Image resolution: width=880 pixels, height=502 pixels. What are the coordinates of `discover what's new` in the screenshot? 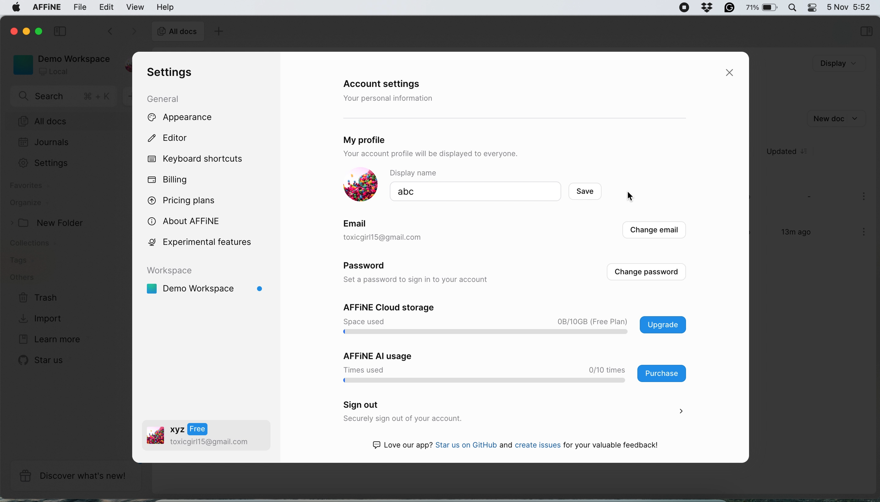 It's located at (75, 476).